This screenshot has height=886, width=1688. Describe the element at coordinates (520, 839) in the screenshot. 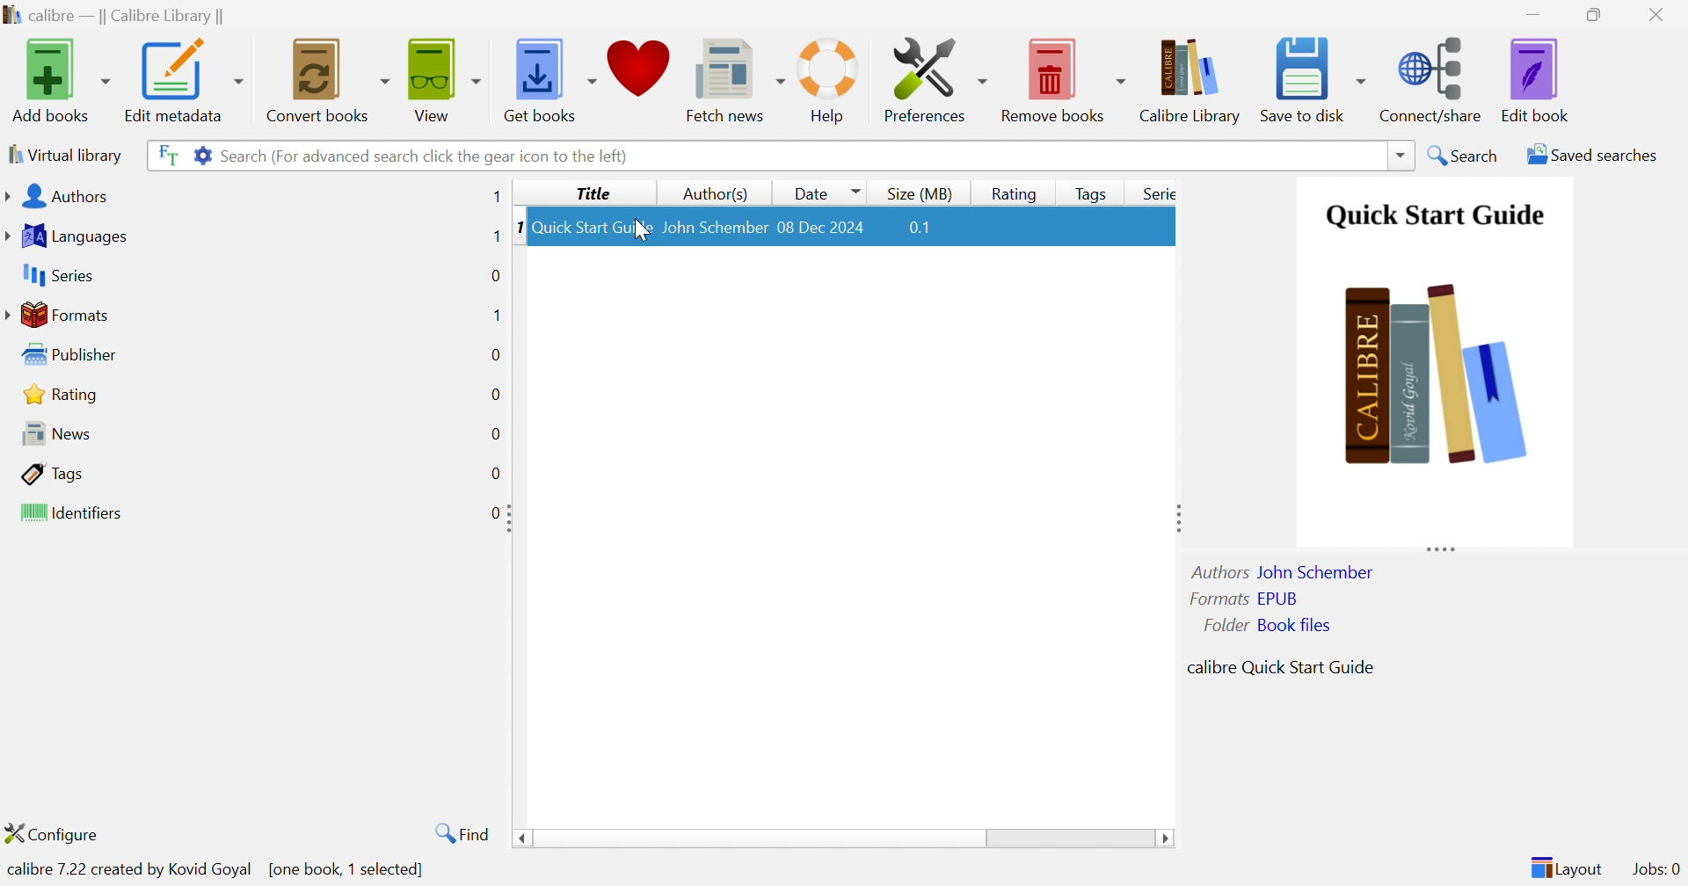

I see `Scroll Left` at that location.